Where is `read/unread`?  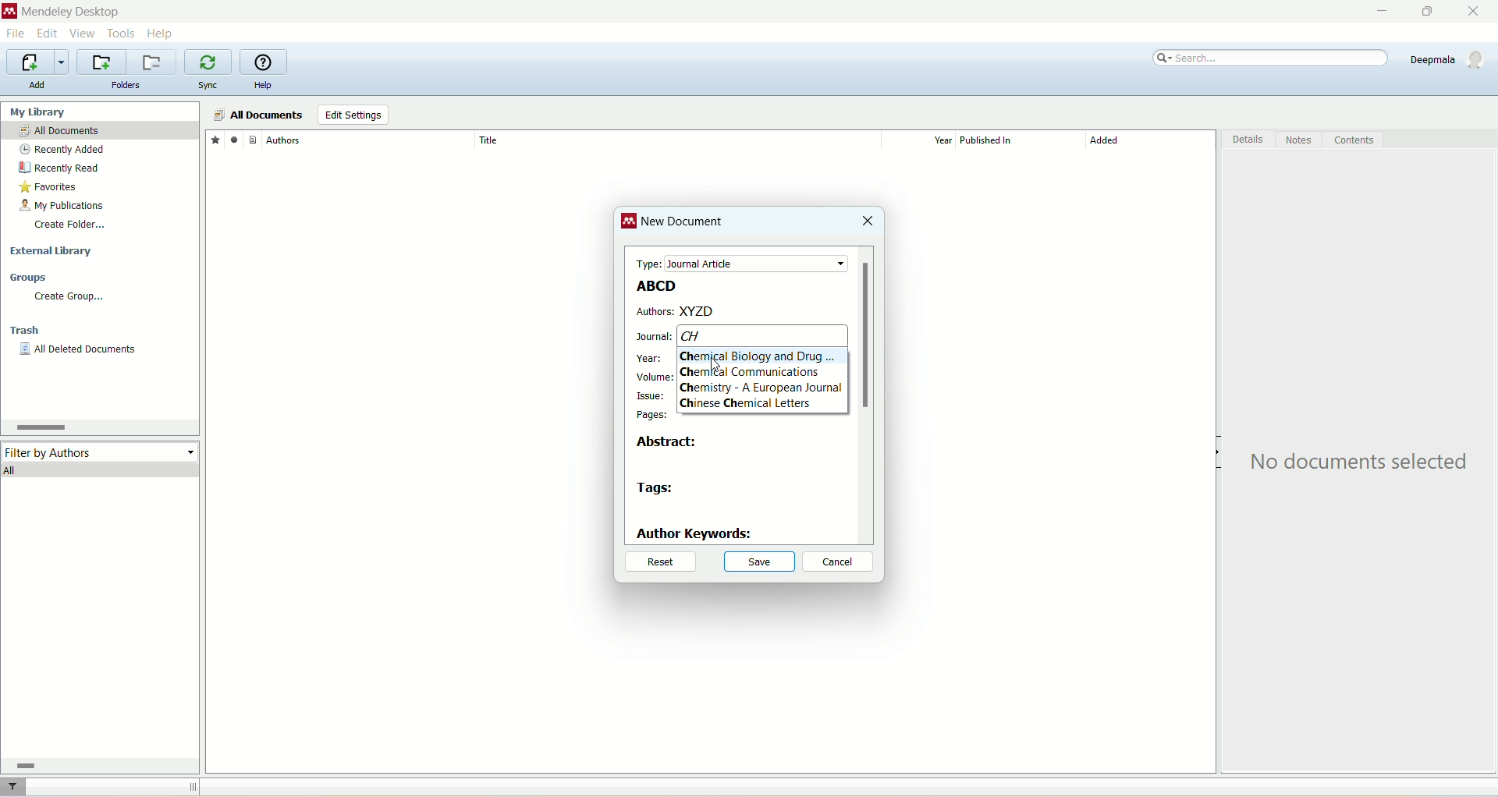 read/unread is located at coordinates (232, 139).